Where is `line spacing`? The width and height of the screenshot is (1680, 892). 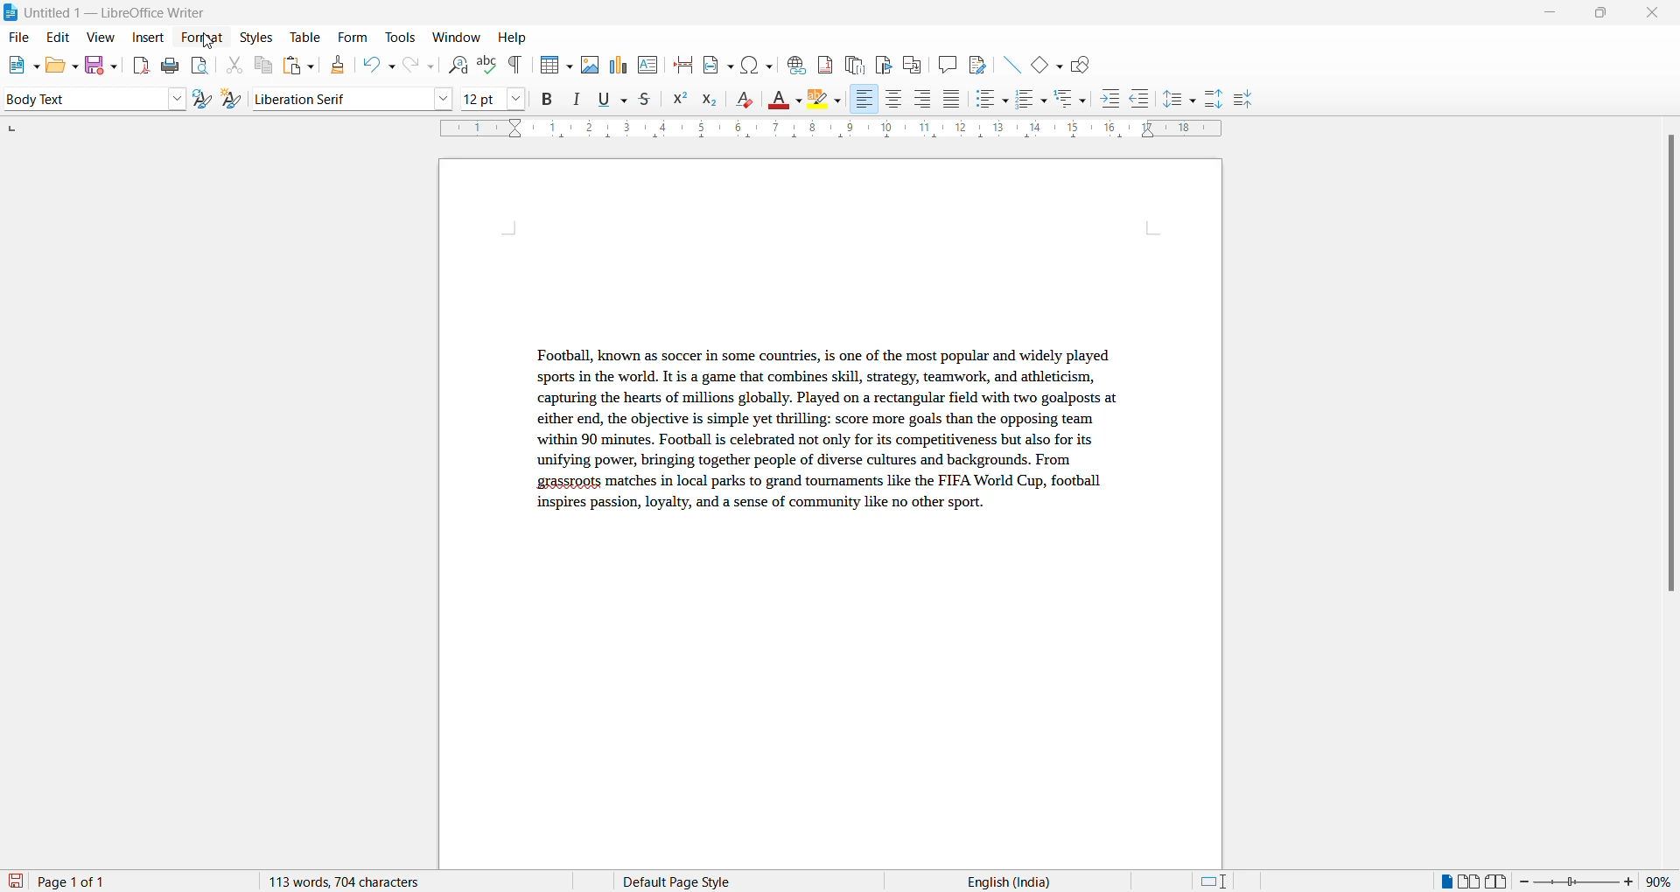 line spacing is located at coordinates (1182, 100).